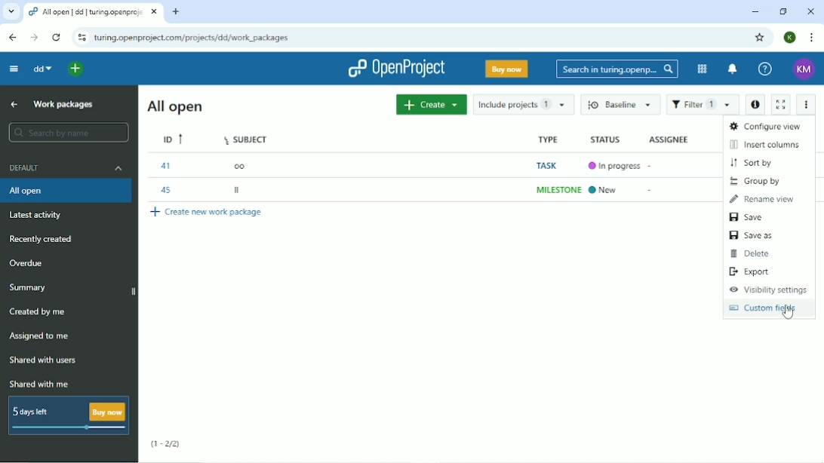 The height and width of the screenshot is (463, 824). I want to click on Group by, so click(760, 181).